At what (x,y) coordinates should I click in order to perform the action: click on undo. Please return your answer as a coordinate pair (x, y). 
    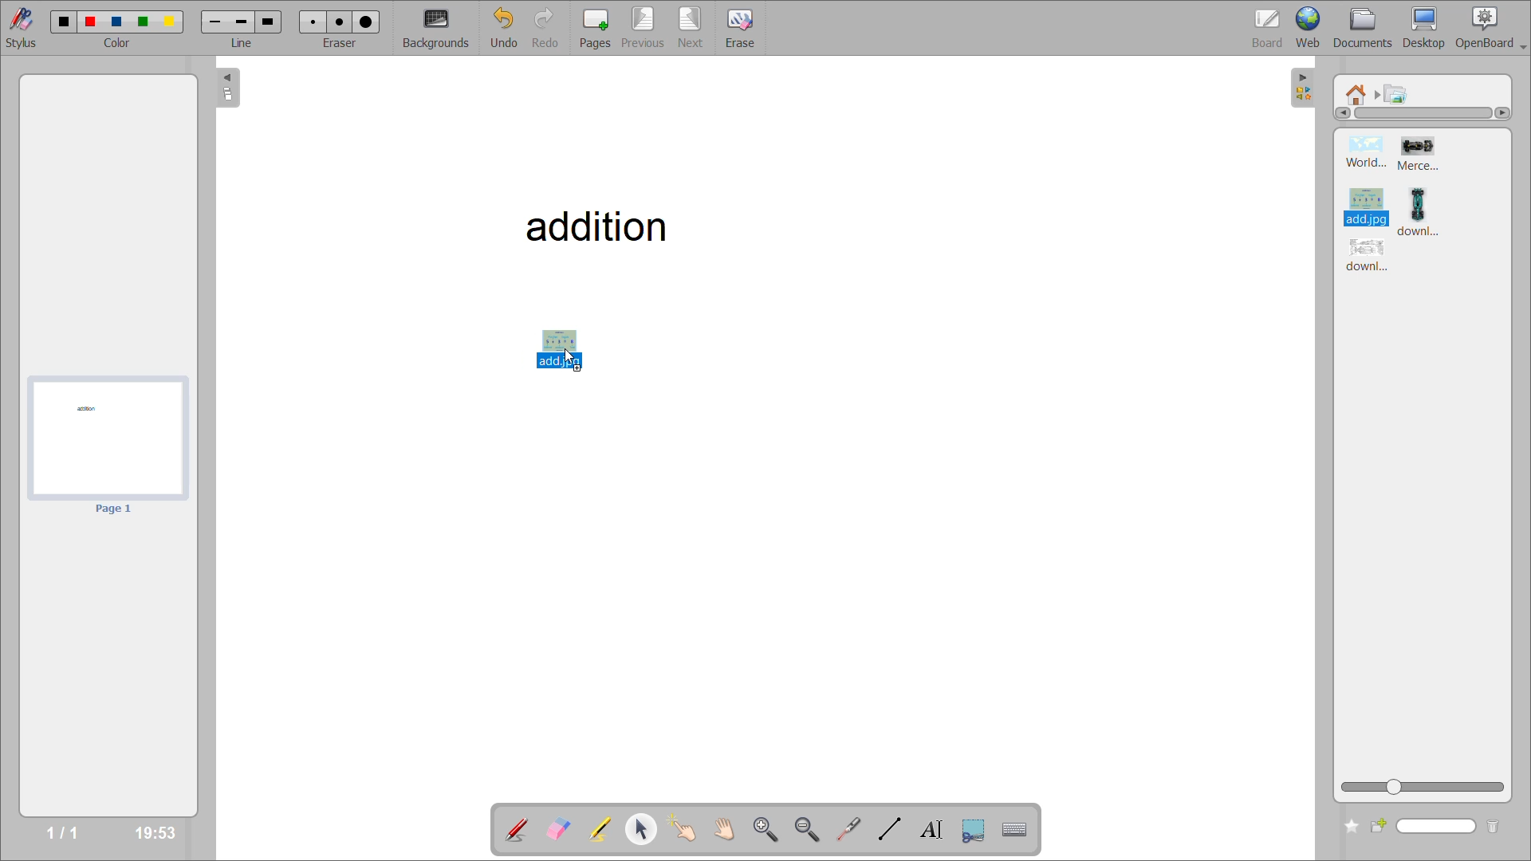
    Looking at the image, I should click on (511, 28).